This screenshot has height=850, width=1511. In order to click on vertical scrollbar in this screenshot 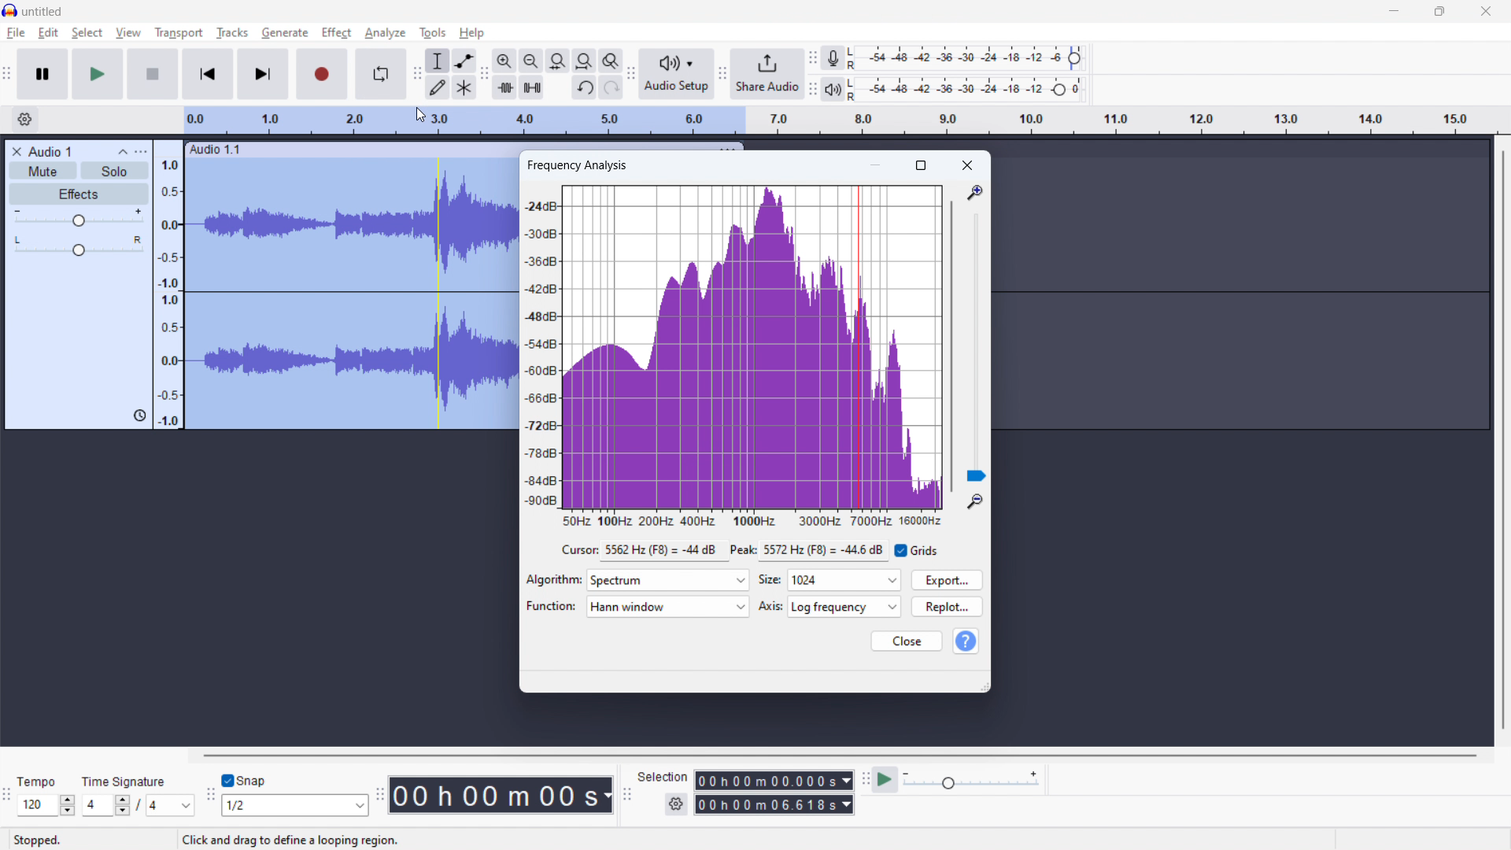, I will do `click(1501, 438)`.